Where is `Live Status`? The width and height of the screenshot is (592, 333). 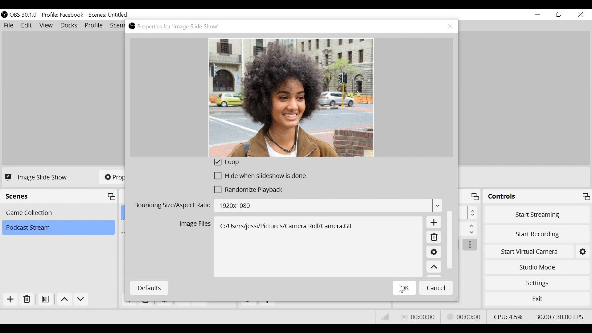 Live Status is located at coordinates (417, 317).